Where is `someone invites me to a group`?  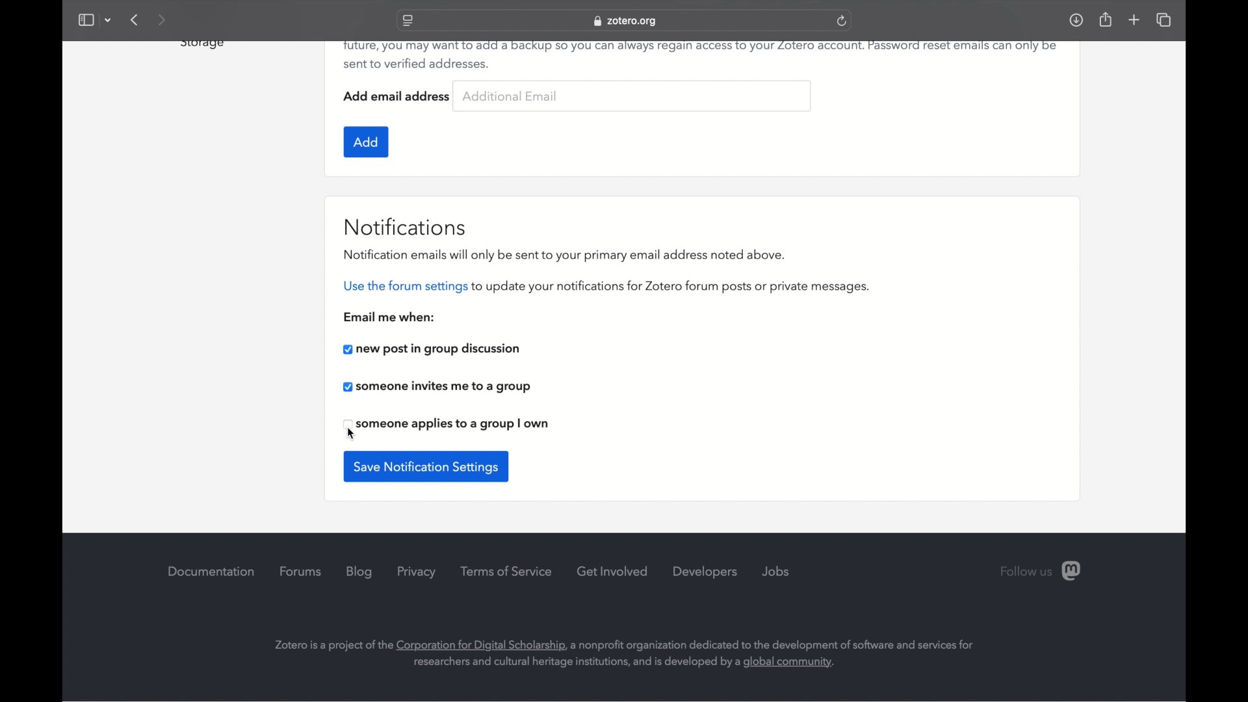 someone invites me to a group is located at coordinates (437, 387).